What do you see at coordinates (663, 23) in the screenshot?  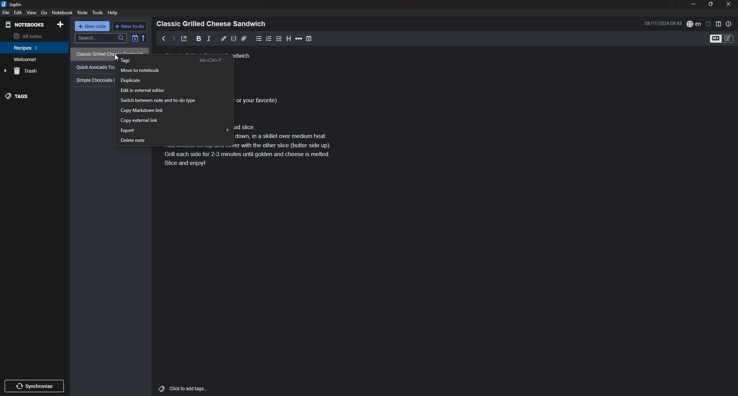 I see `time` at bounding box center [663, 23].